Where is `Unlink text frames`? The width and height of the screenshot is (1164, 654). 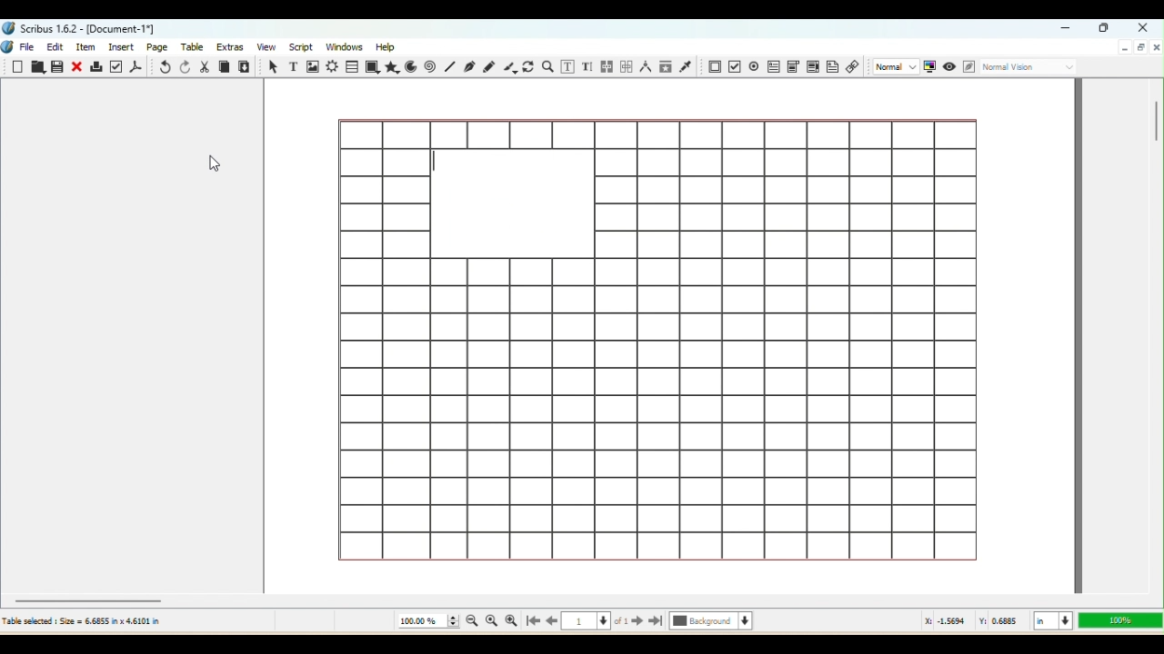
Unlink text frames is located at coordinates (625, 65).